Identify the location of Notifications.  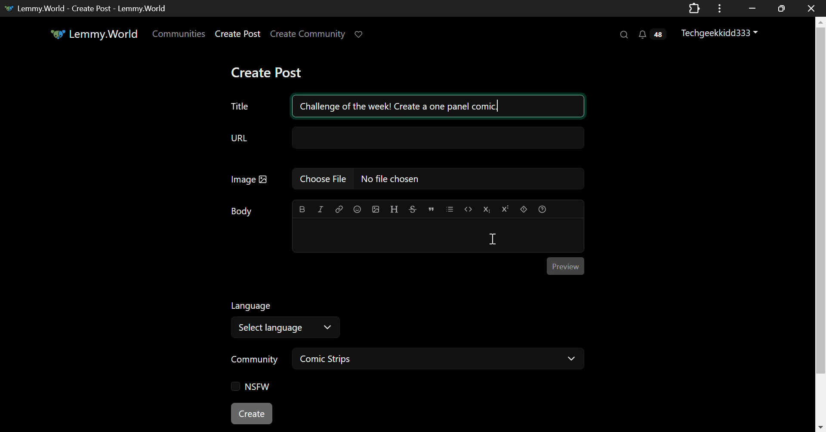
(651, 35).